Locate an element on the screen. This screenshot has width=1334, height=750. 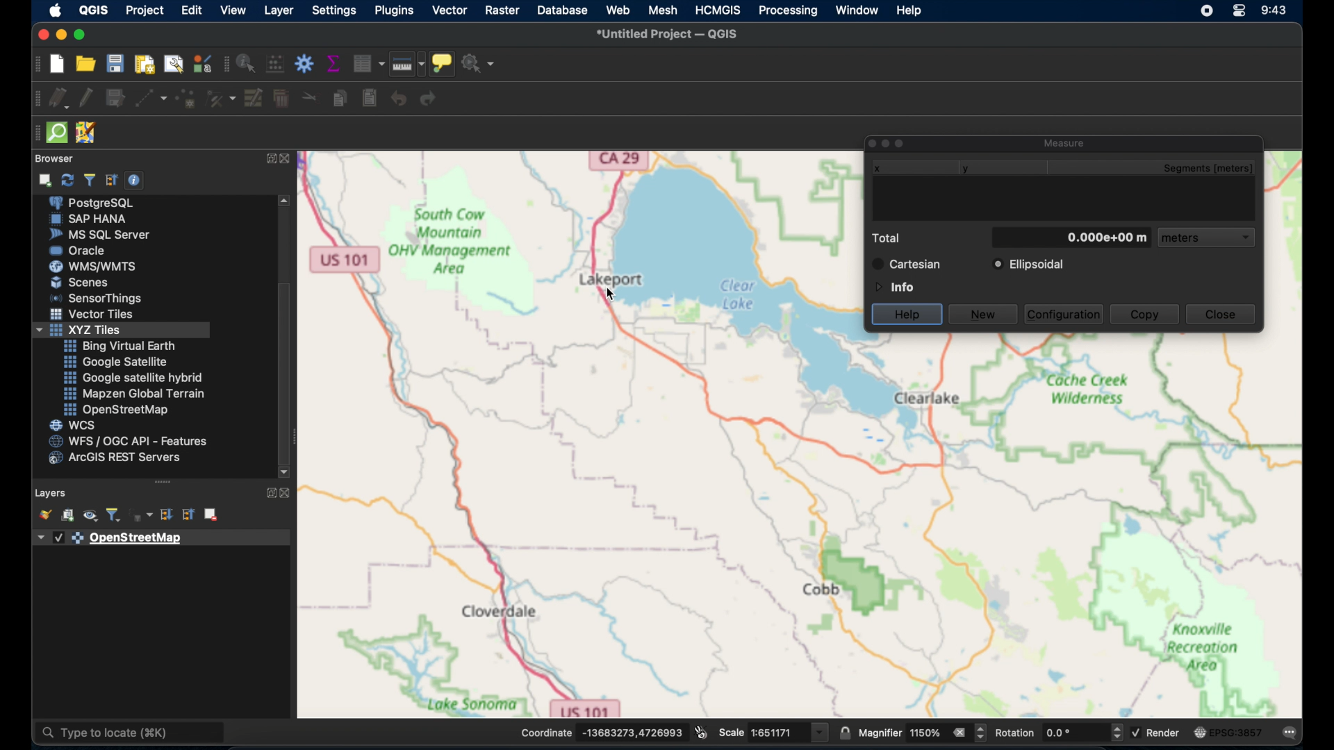
apple icon is located at coordinates (56, 10).